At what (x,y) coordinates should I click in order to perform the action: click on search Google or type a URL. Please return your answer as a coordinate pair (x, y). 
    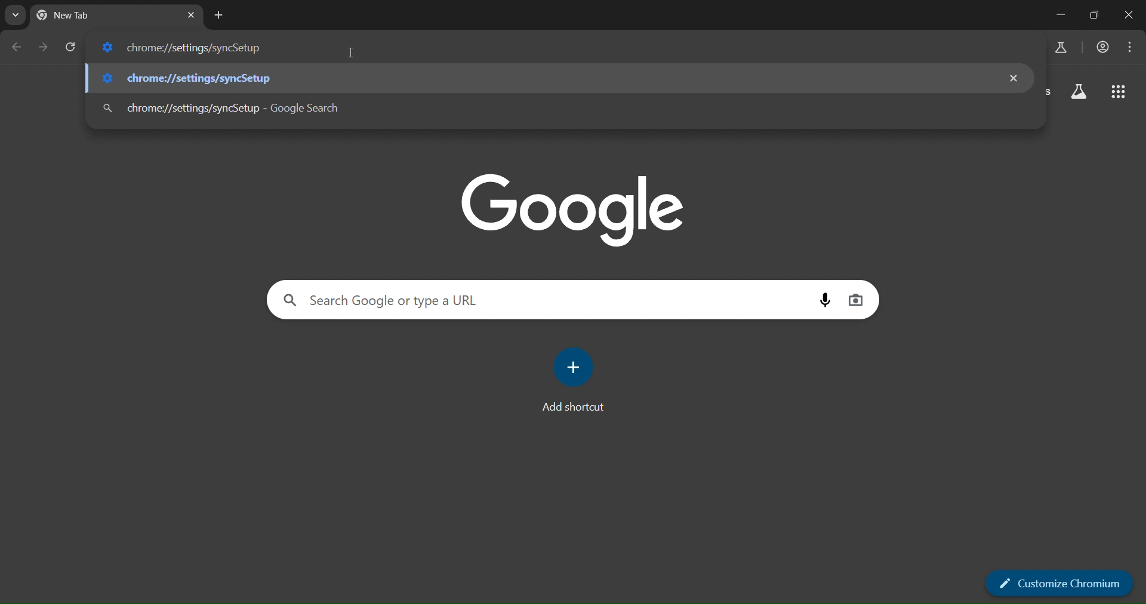
    Looking at the image, I should click on (547, 300).